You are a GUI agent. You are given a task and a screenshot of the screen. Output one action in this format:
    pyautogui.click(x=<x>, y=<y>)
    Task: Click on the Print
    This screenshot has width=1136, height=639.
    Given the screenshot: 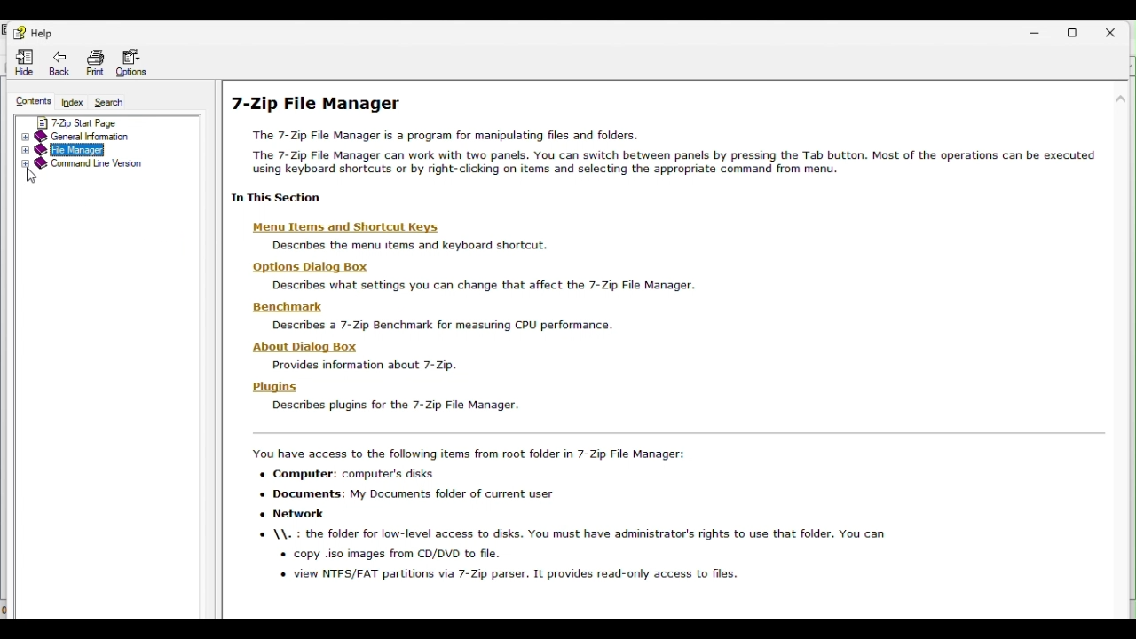 What is the action you would take?
    pyautogui.click(x=93, y=65)
    